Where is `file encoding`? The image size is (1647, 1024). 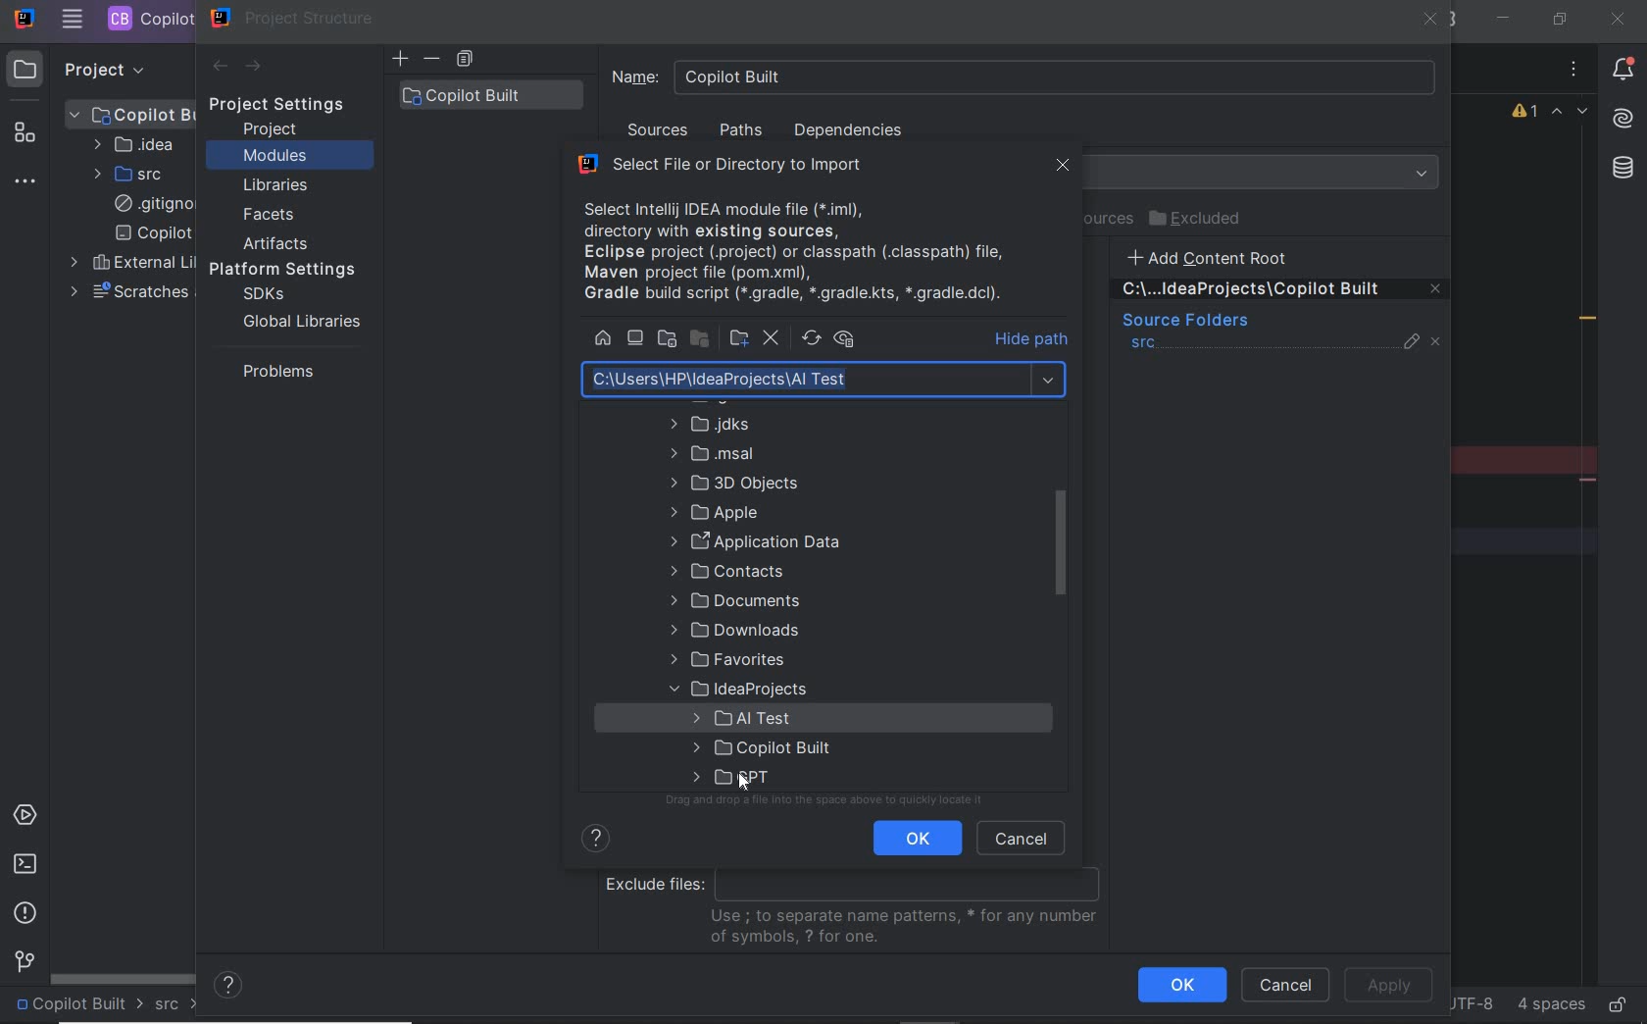 file encoding is located at coordinates (1470, 1002).